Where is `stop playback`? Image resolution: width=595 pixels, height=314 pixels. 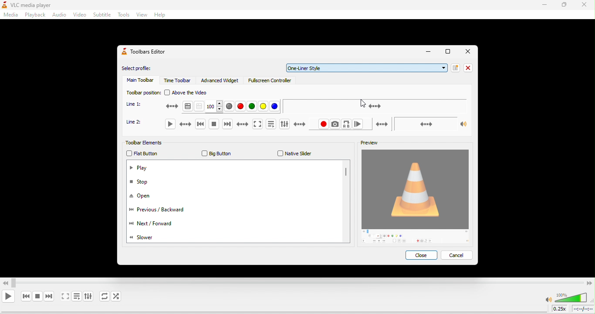 stop playback is located at coordinates (213, 123).